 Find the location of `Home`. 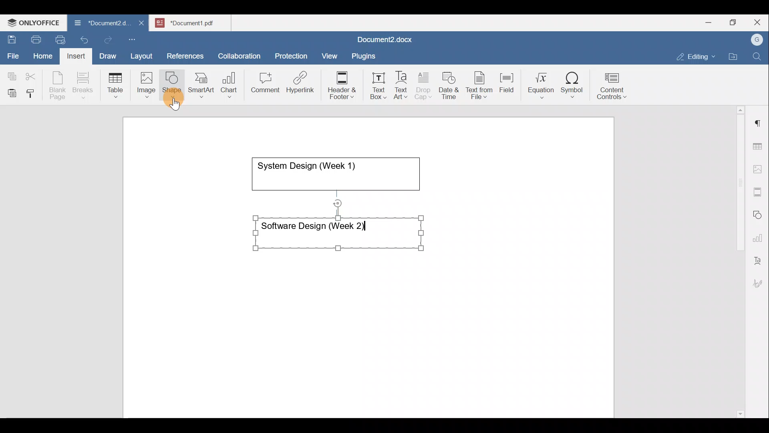

Home is located at coordinates (43, 55).